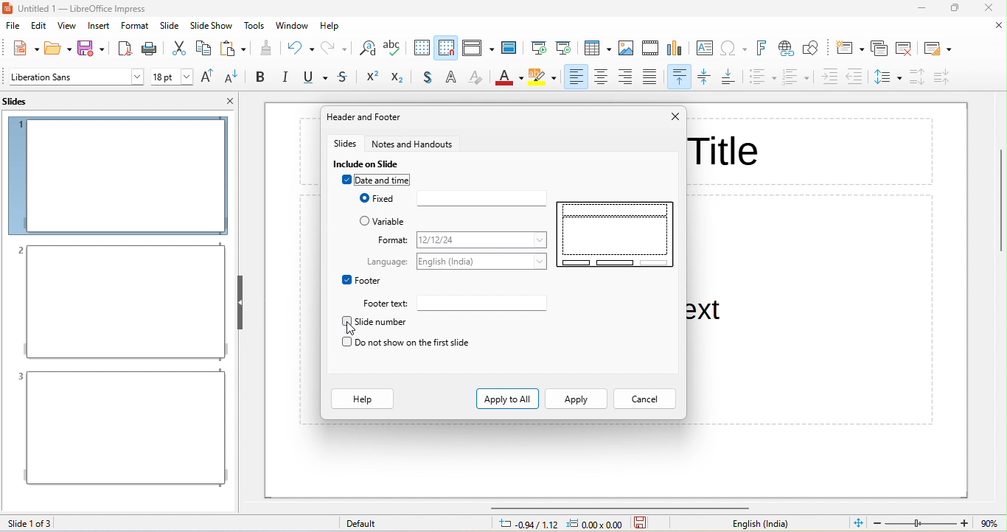  I want to click on clone formatting, so click(266, 48).